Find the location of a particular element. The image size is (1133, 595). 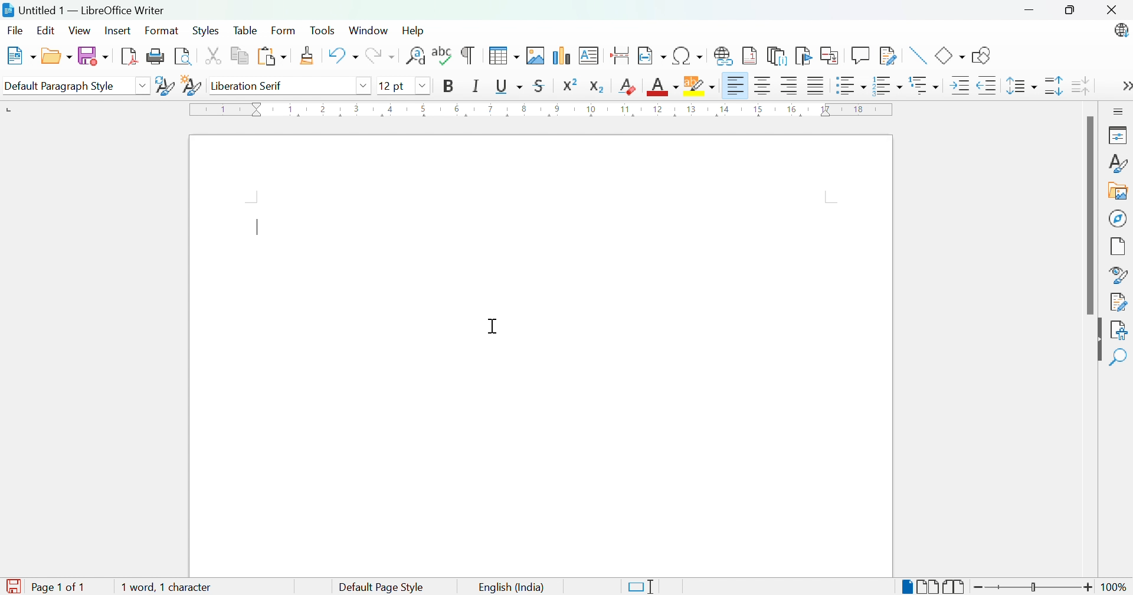

Insert field is located at coordinates (652, 54).